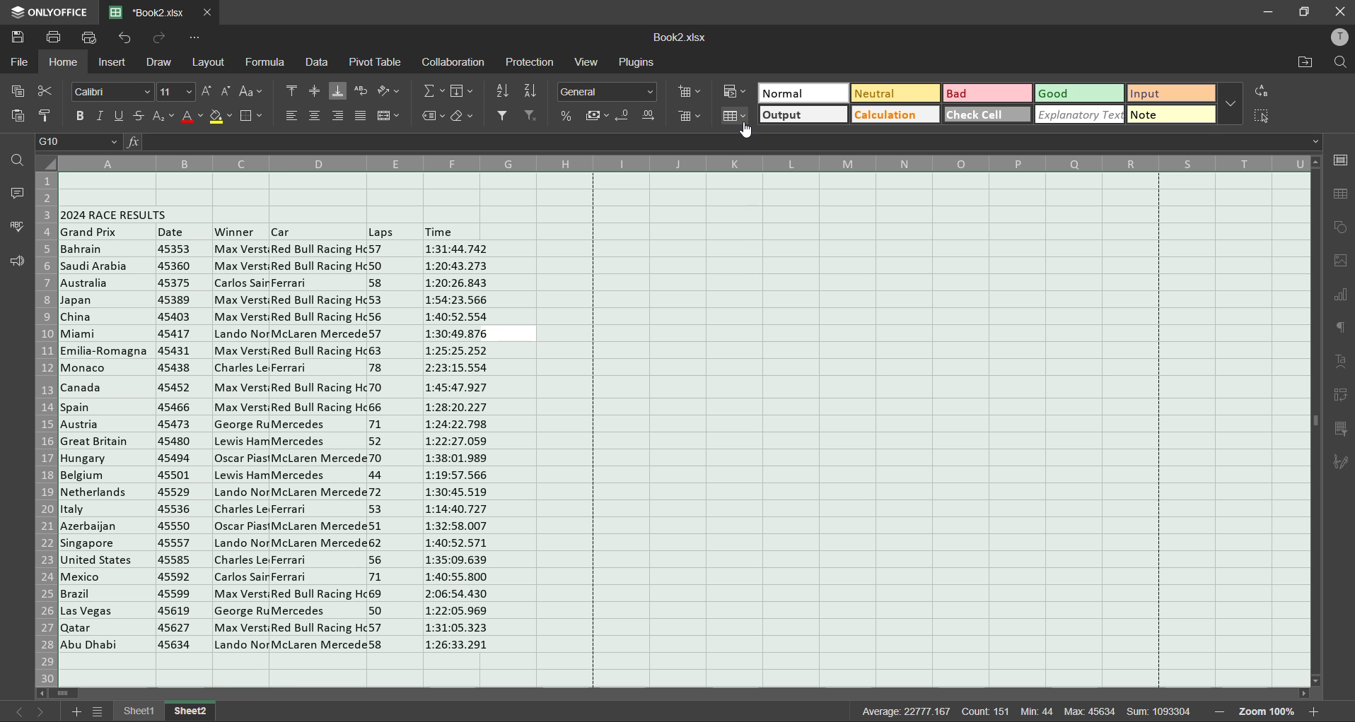 This screenshot has width=1355, height=722. What do you see at coordinates (504, 116) in the screenshot?
I see `filter` at bounding box center [504, 116].